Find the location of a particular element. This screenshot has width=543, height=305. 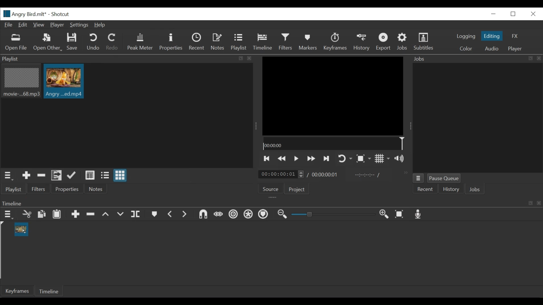

Save is located at coordinates (73, 43).